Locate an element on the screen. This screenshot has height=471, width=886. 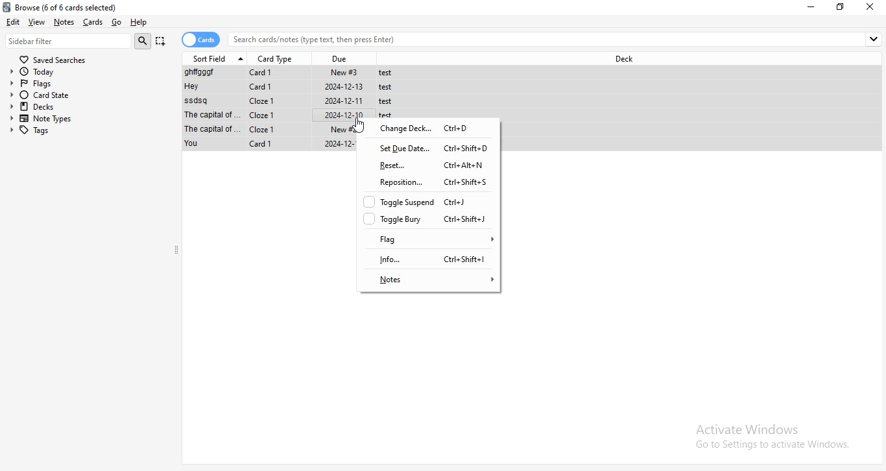
decks is located at coordinates (87, 106).